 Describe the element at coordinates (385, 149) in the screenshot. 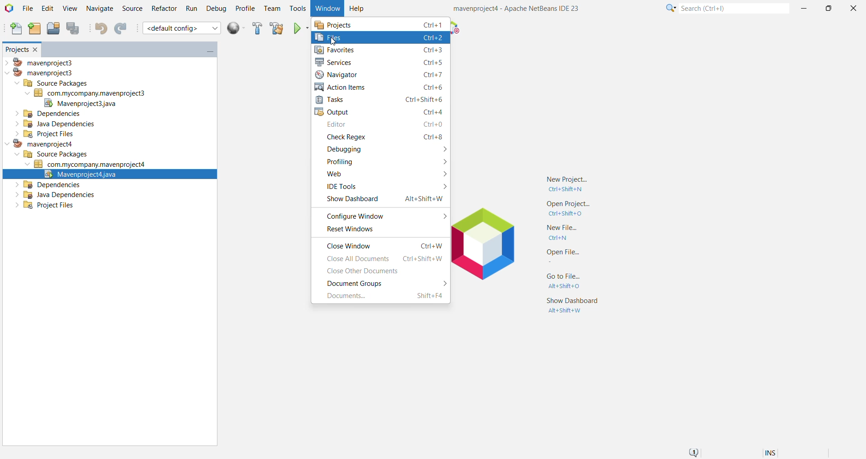

I see `Debugging` at that location.